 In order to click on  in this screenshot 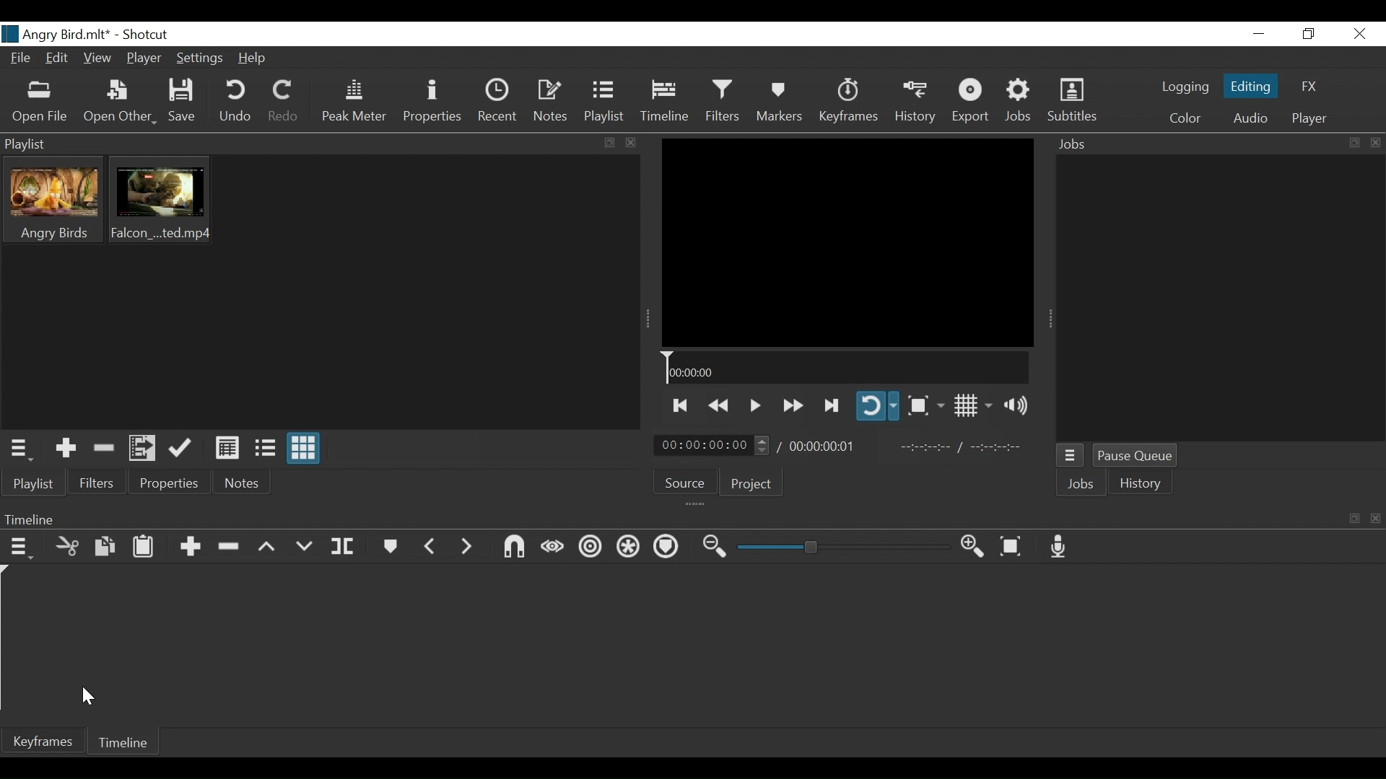, I will do `click(1307, 119)`.